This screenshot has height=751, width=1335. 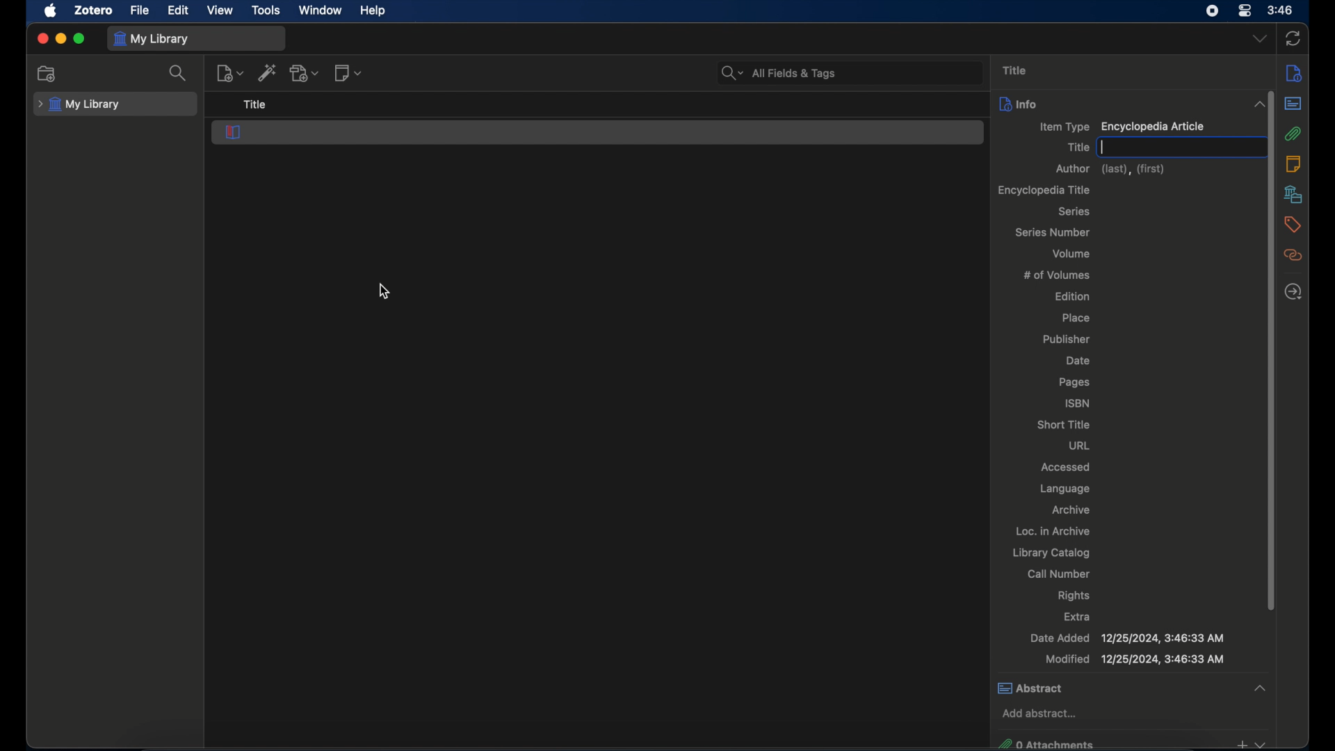 I want to click on info, so click(x=1019, y=104).